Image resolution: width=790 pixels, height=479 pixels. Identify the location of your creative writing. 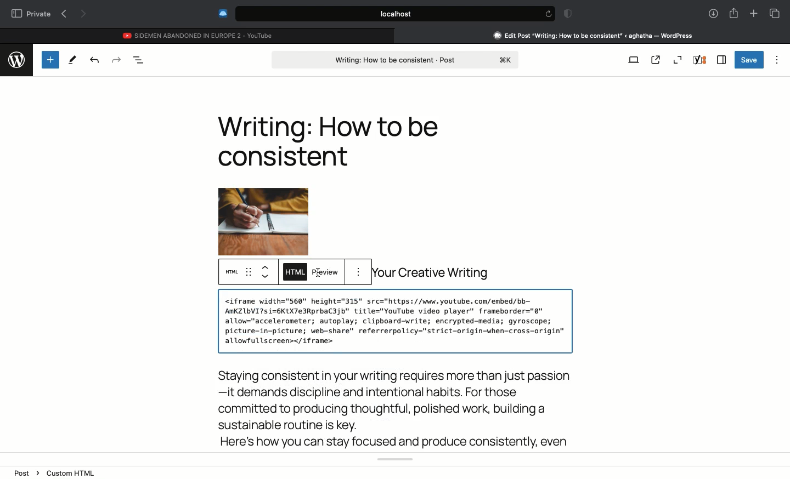
(436, 273).